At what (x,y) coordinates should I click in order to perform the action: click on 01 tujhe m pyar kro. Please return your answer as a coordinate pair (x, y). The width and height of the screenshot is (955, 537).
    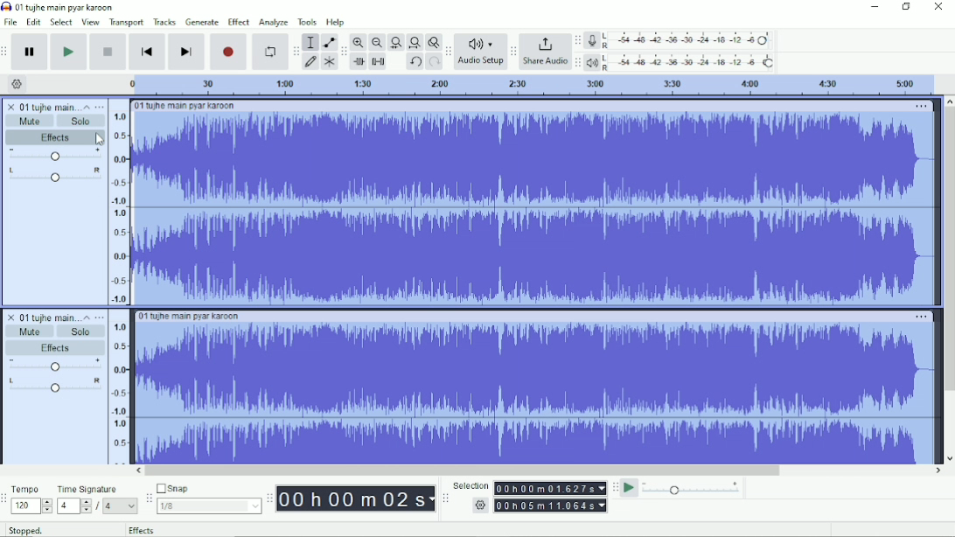
    Looking at the image, I should click on (48, 105).